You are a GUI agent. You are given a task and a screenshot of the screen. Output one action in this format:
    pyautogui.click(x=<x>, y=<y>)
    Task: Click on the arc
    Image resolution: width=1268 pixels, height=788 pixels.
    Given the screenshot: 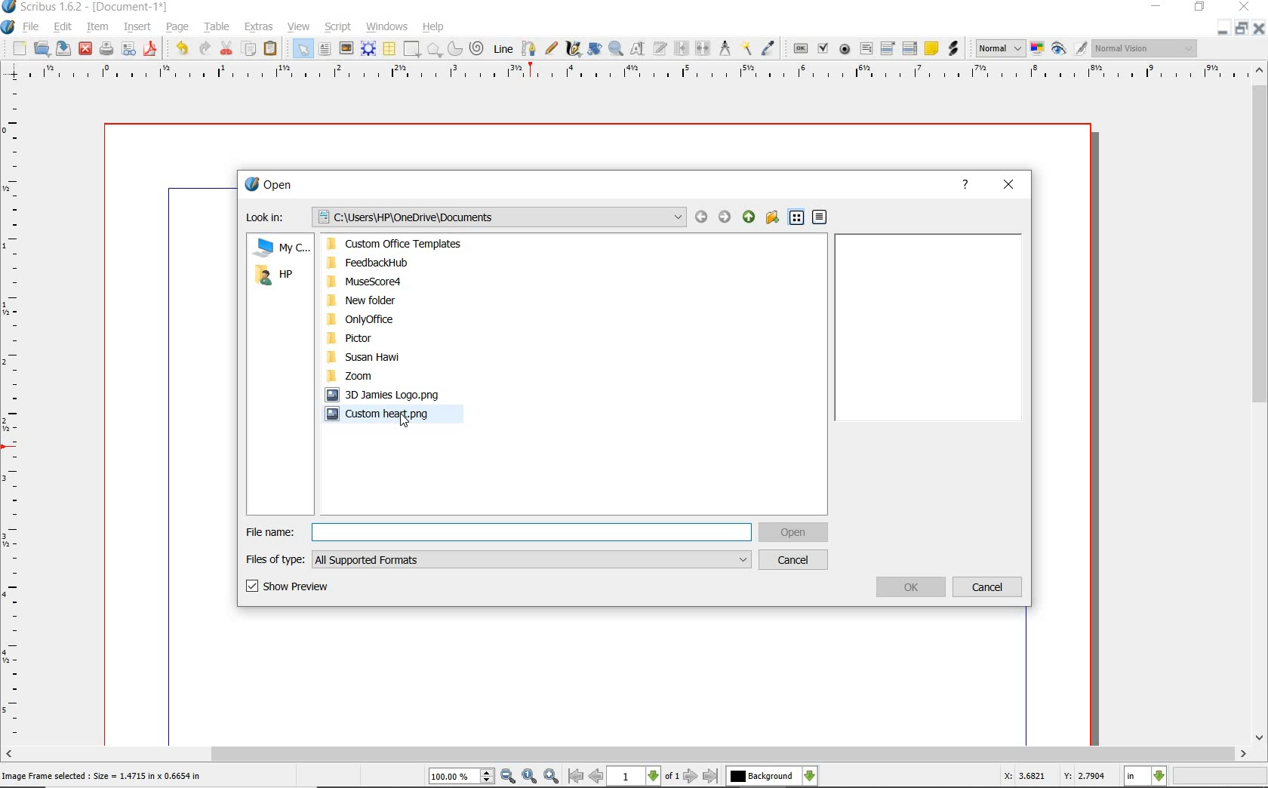 What is the action you would take?
    pyautogui.click(x=457, y=50)
    